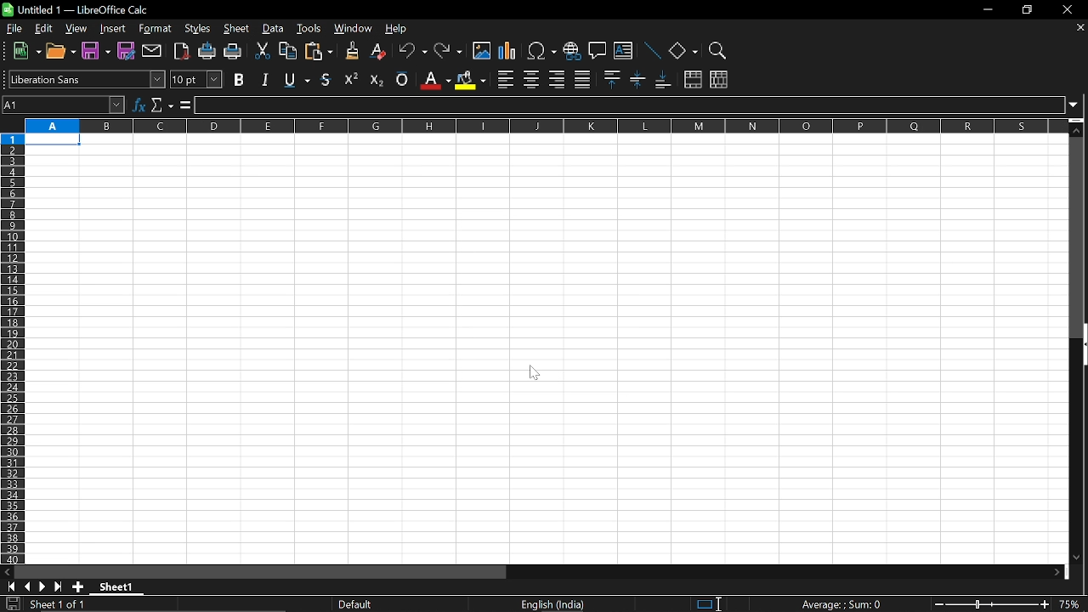 The height and width of the screenshot is (612, 1088). Describe the element at coordinates (309, 28) in the screenshot. I see `tools` at that location.